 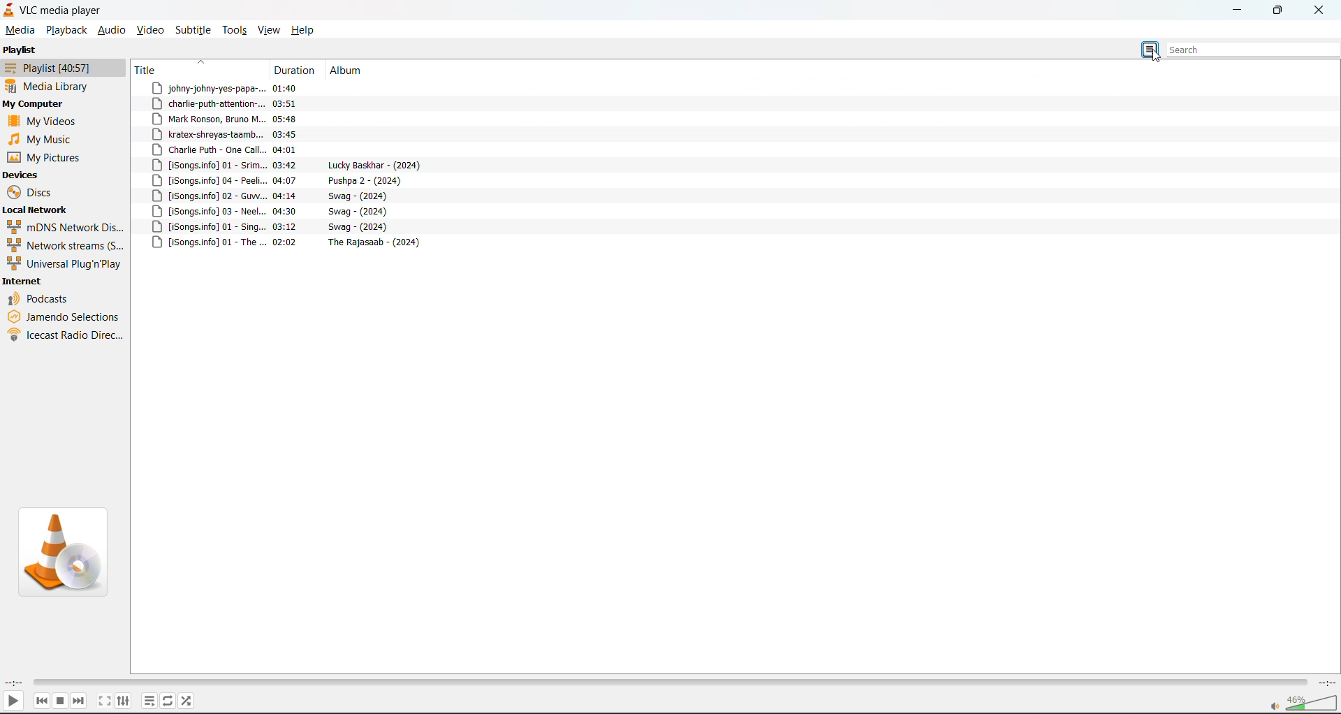 What do you see at coordinates (187, 700) in the screenshot?
I see `random` at bounding box center [187, 700].